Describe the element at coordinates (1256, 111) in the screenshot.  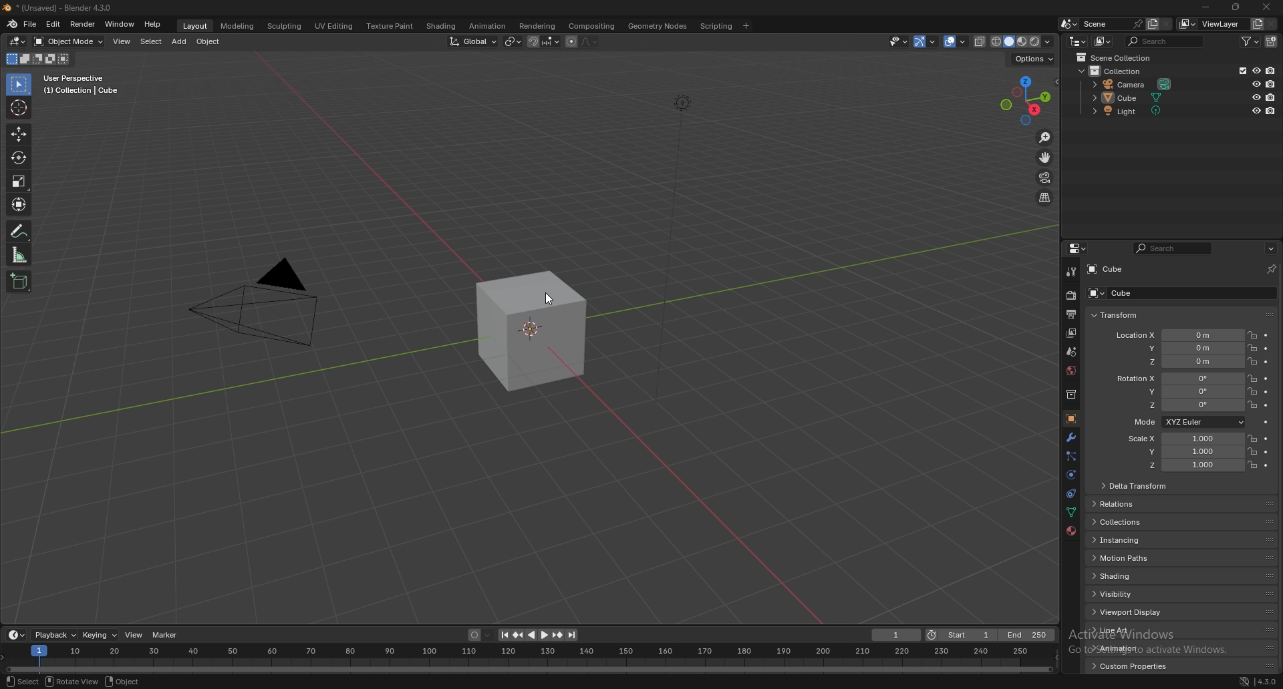
I see `hide in viewport` at that location.